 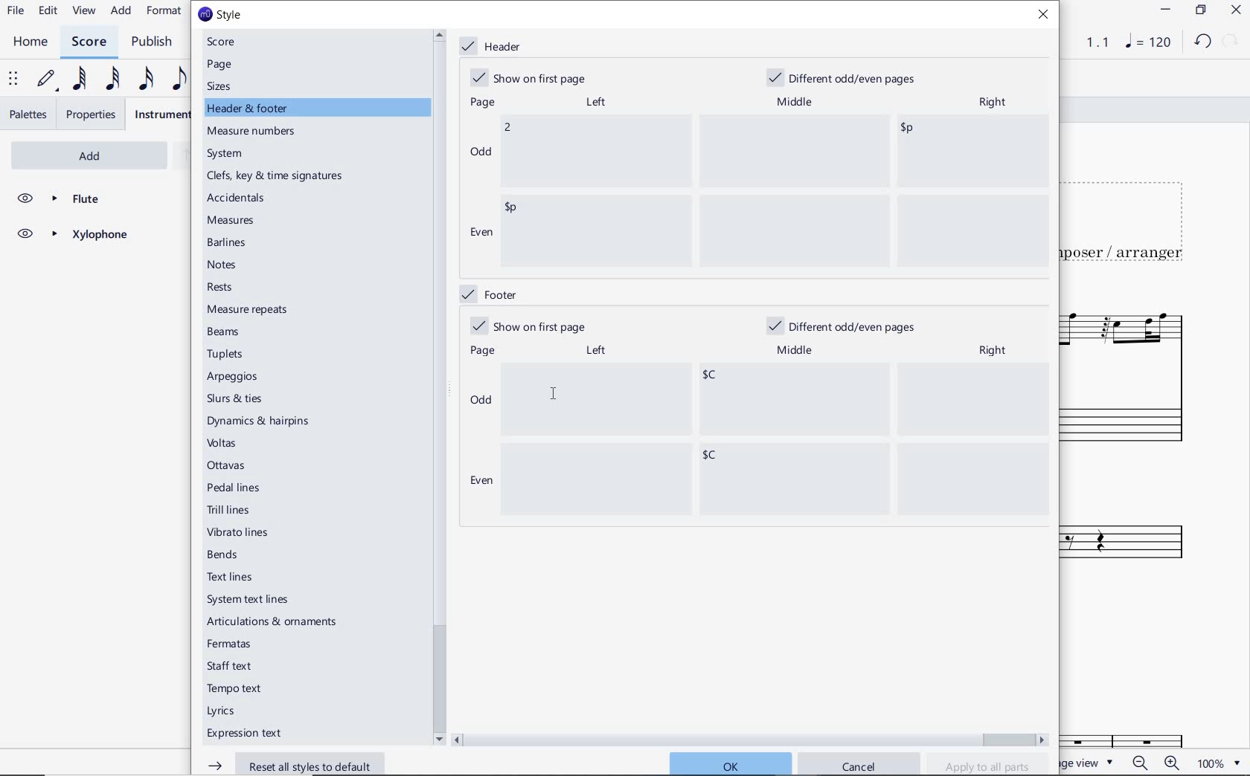 I want to click on right, so click(x=996, y=350).